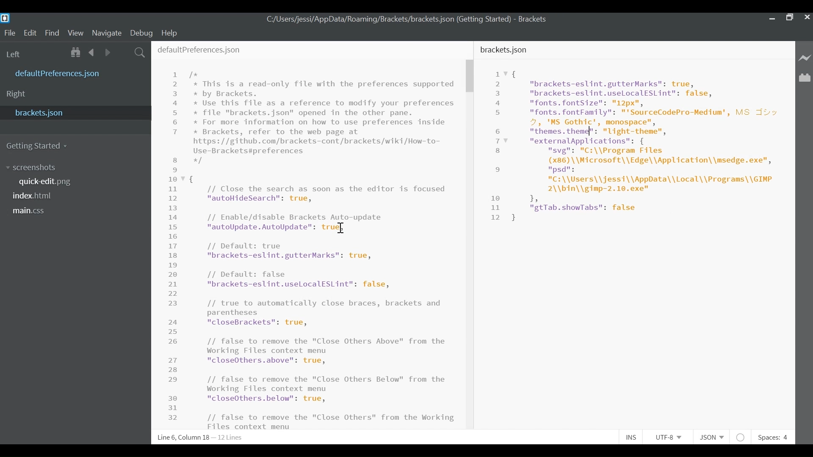 This screenshot has height=457, width=813. What do you see at coordinates (33, 168) in the screenshot?
I see `Screenshot` at bounding box center [33, 168].